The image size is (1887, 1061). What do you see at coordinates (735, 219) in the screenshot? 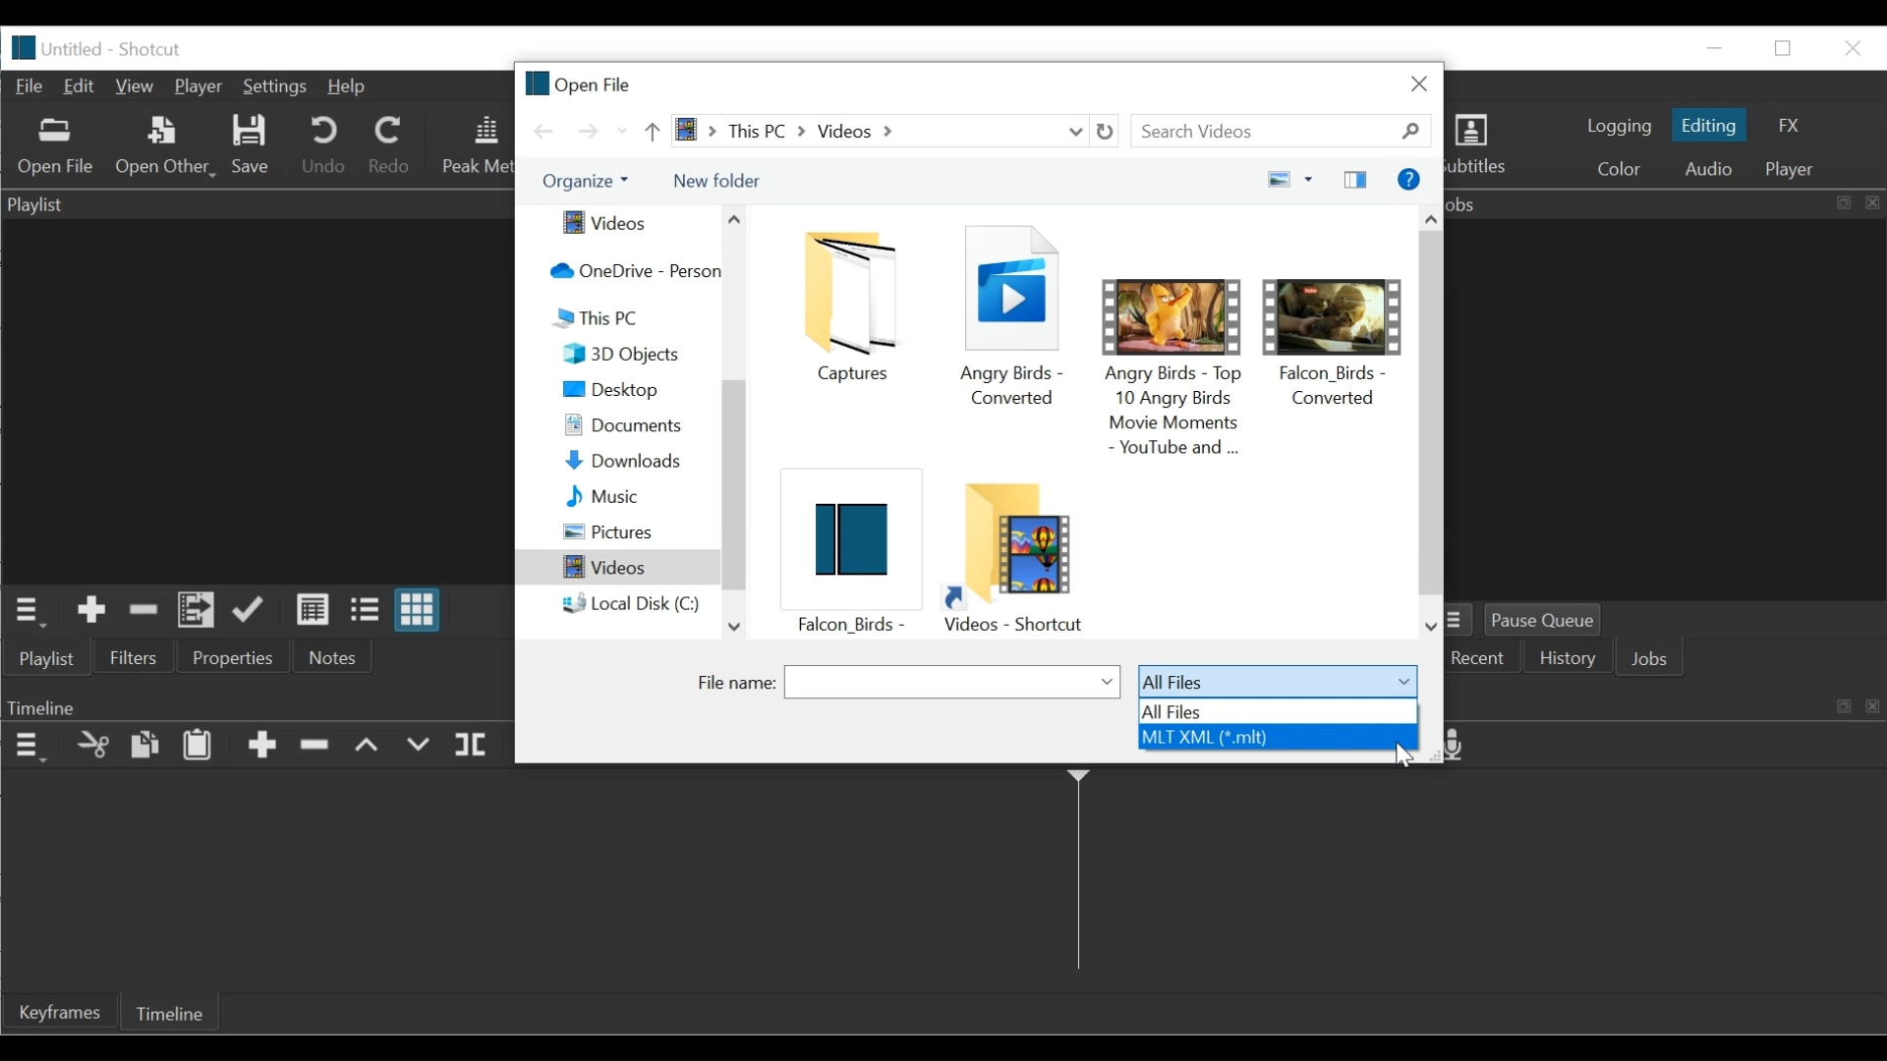
I see `Scroll up` at bounding box center [735, 219].